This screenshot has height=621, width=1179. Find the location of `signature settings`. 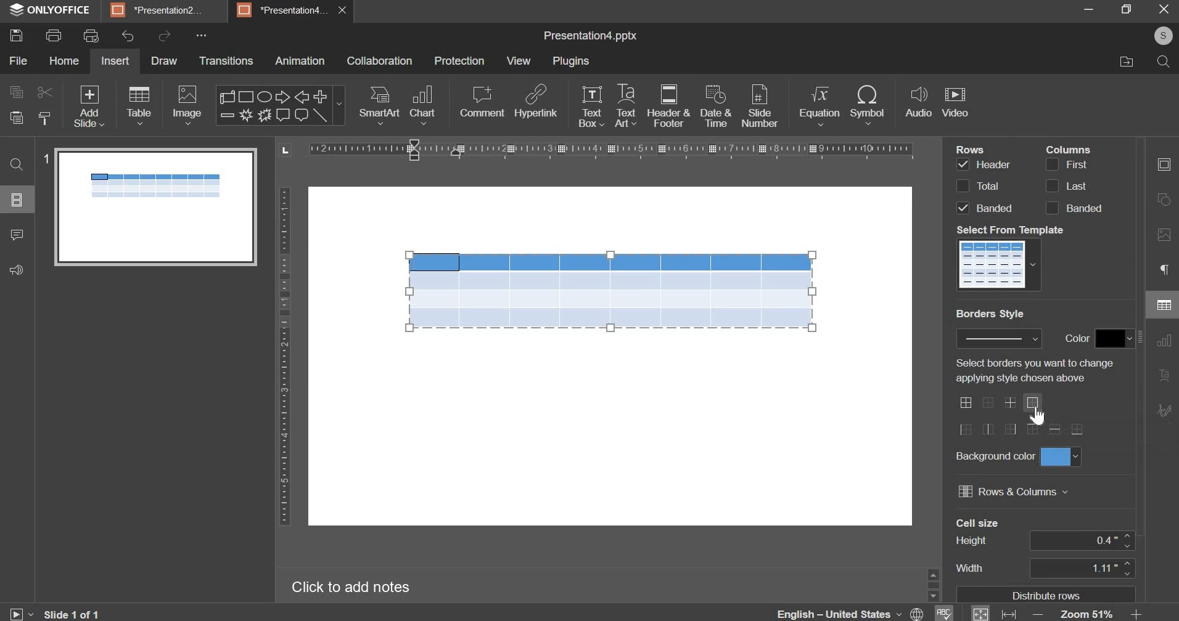

signature settings is located at coordinates (1163, 411).